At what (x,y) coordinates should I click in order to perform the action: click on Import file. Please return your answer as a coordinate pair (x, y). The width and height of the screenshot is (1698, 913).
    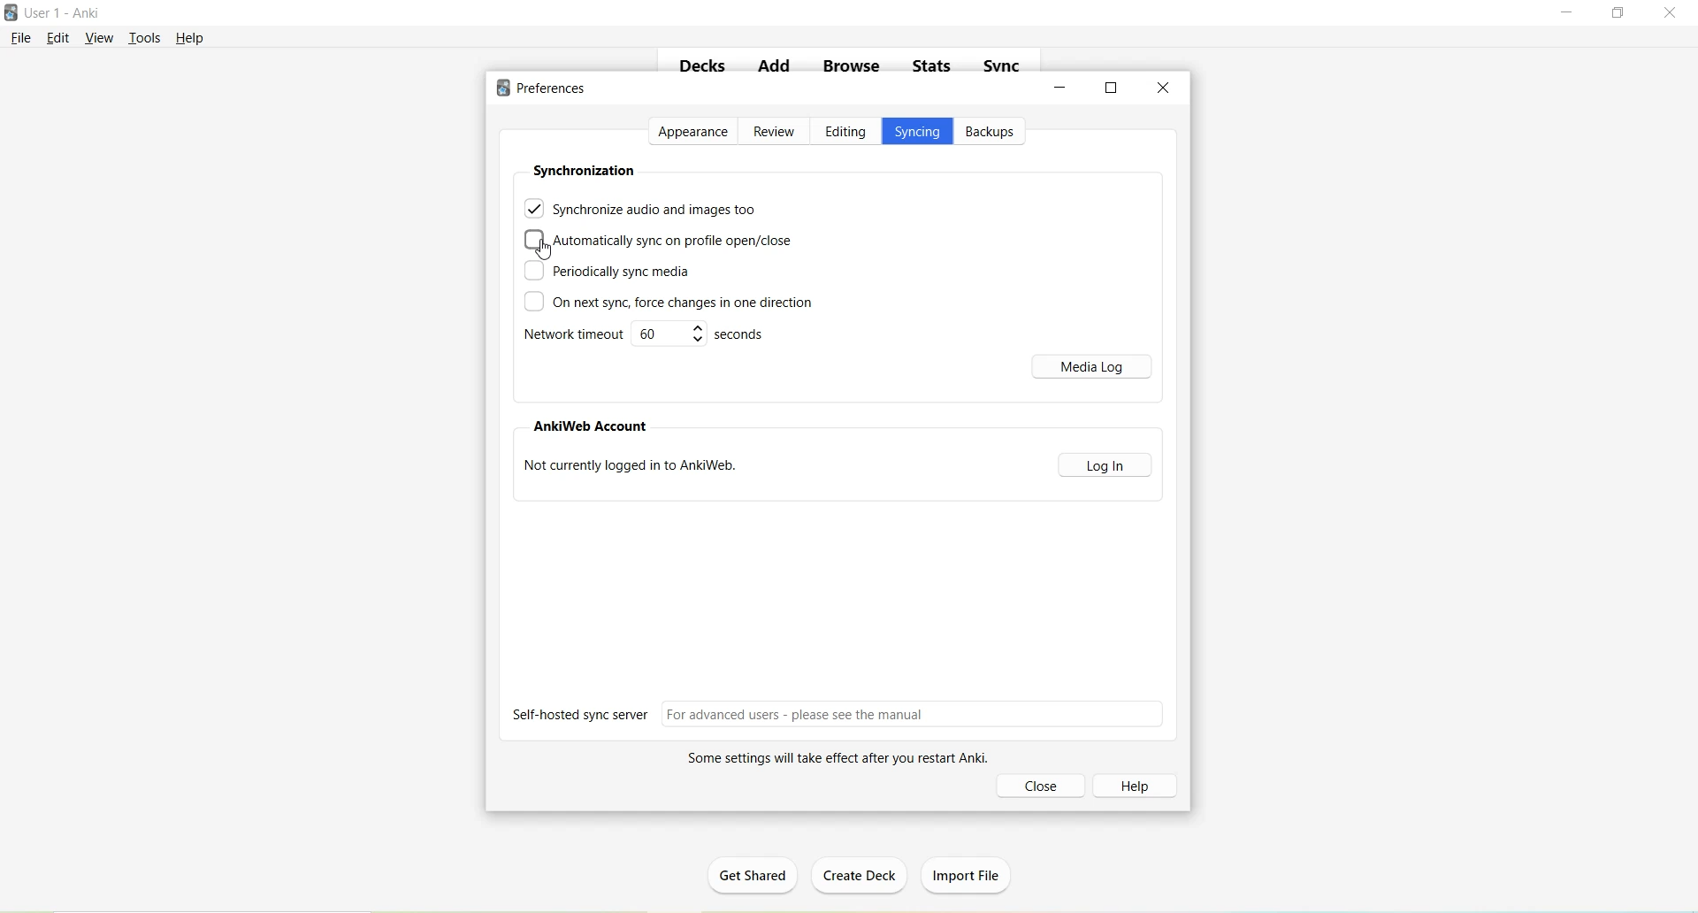
    Looking at the image, I should click on (969, 872).